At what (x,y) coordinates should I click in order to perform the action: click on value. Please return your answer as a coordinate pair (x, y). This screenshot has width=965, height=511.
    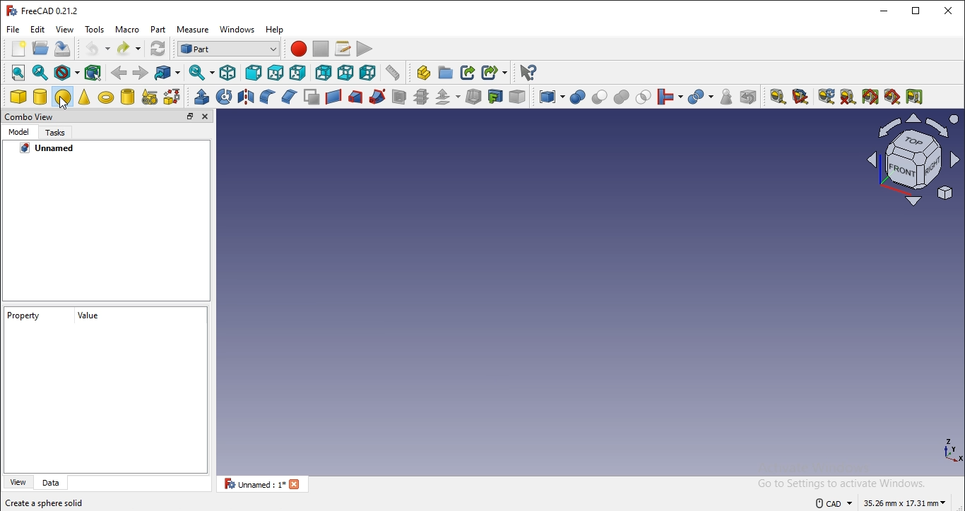
    Looking at the image, I should click on (89, 316).